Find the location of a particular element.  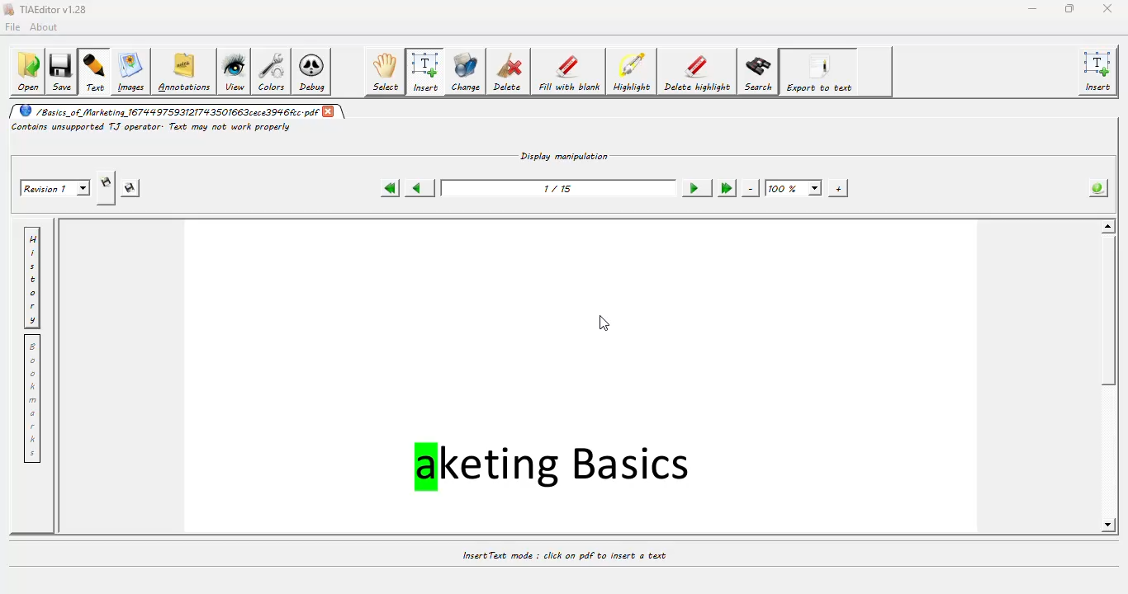

colors is located at coordinates (274, 73).